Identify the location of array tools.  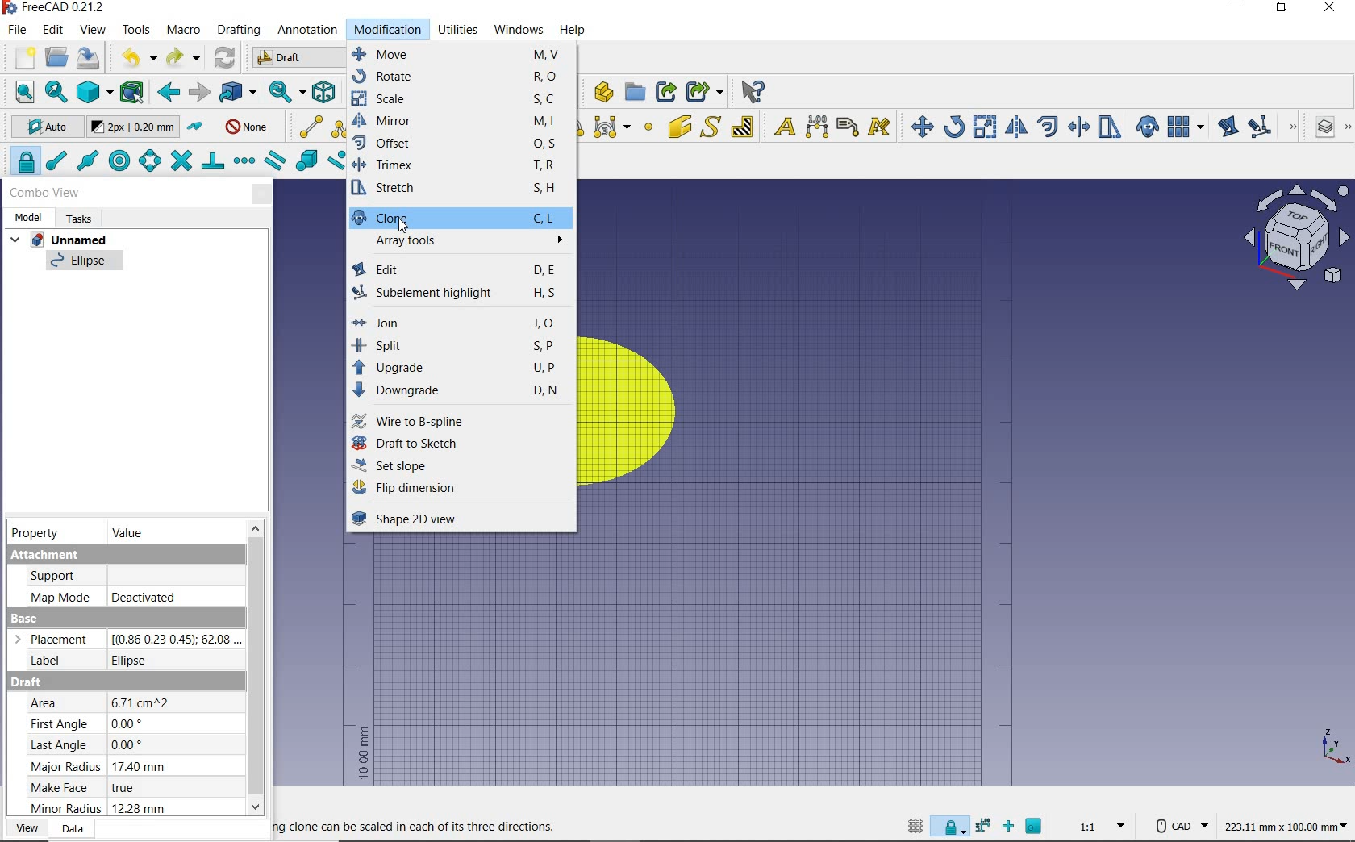
(458, 242).